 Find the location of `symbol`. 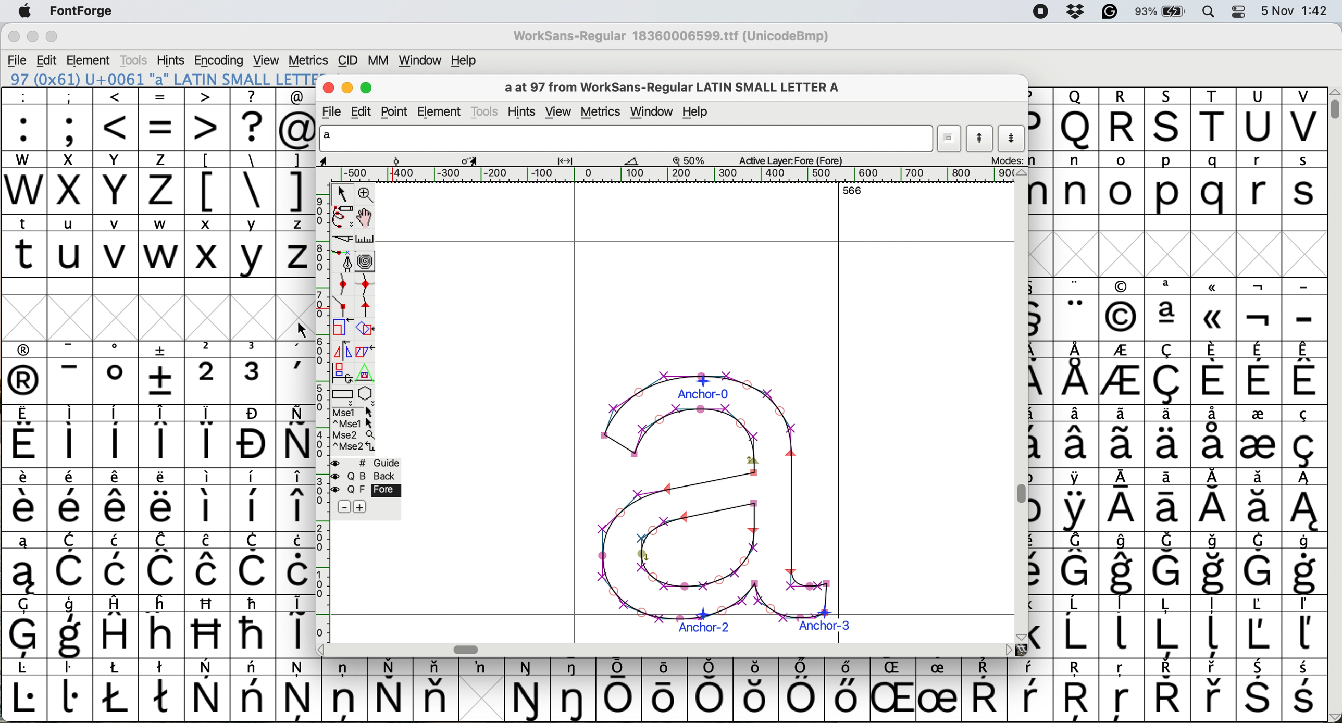

symbol is located at coordinates (254, 563).